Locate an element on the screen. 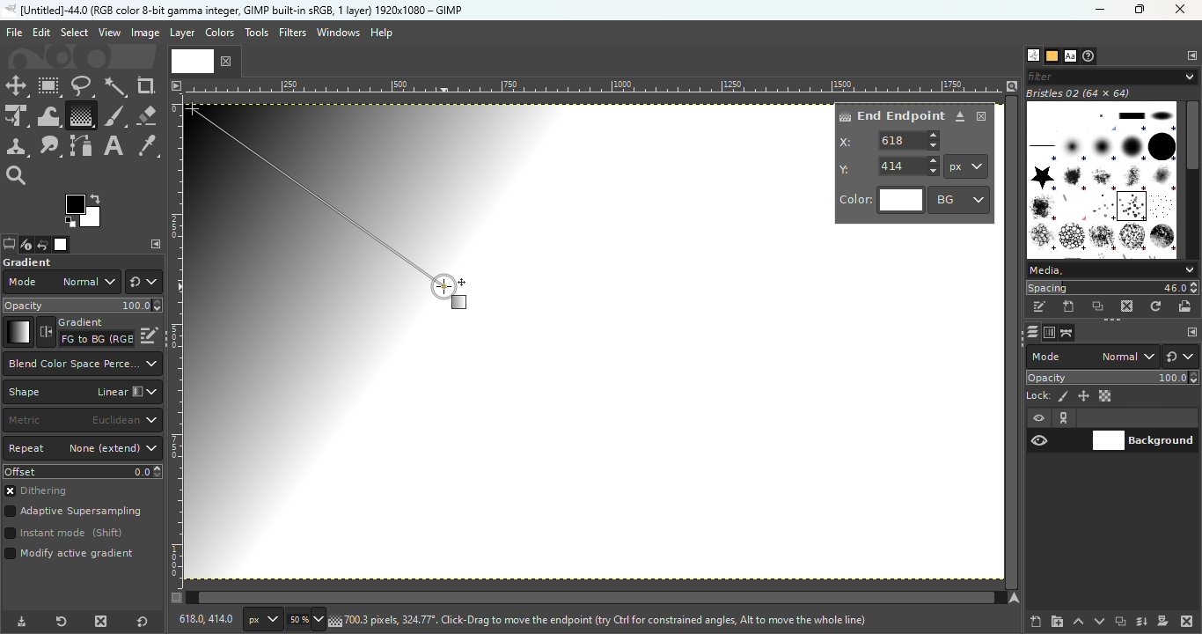  Background color is located at coordinates (960, 199).